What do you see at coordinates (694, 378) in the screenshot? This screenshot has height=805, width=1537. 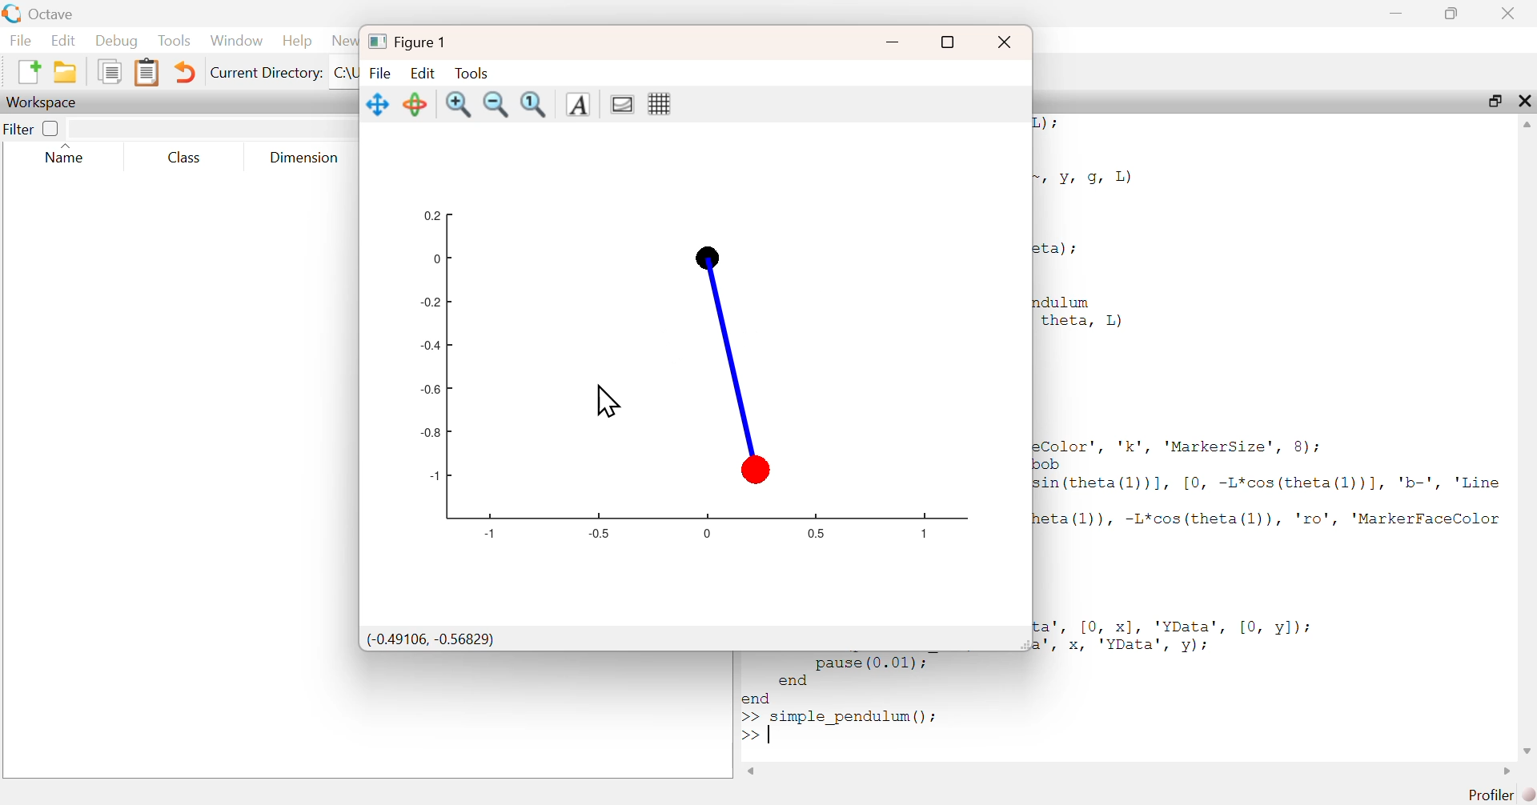 I see `Graph` at bounding box center [694, 378].